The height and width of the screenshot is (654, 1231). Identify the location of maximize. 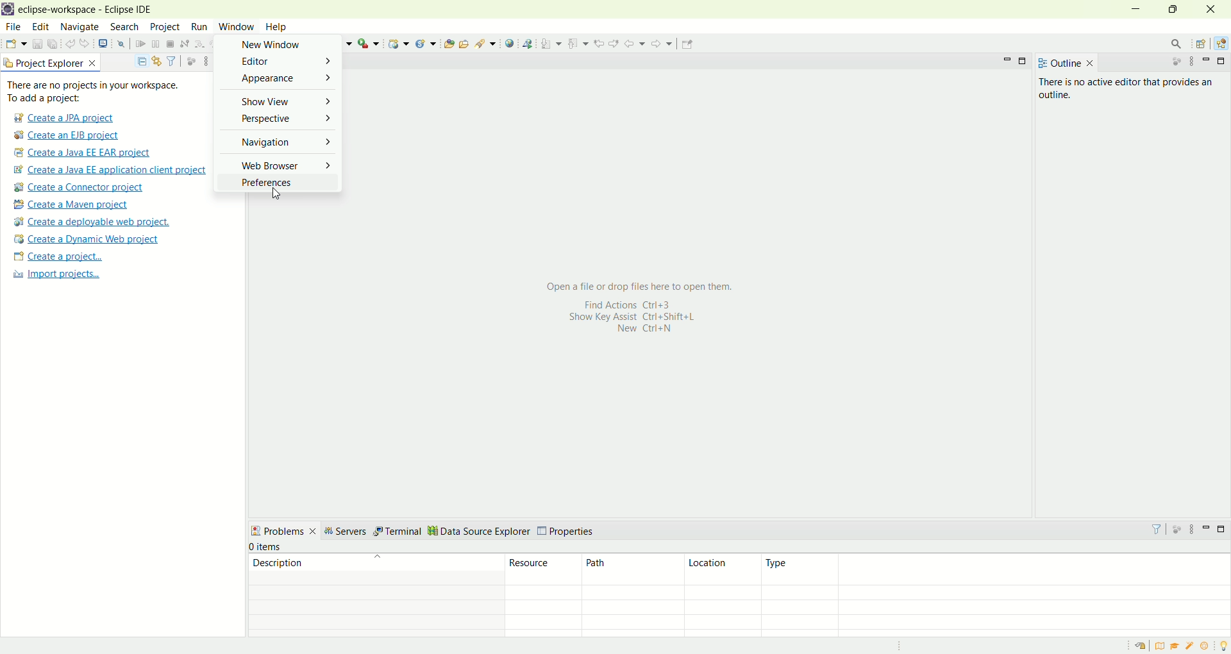
(1024, 62).